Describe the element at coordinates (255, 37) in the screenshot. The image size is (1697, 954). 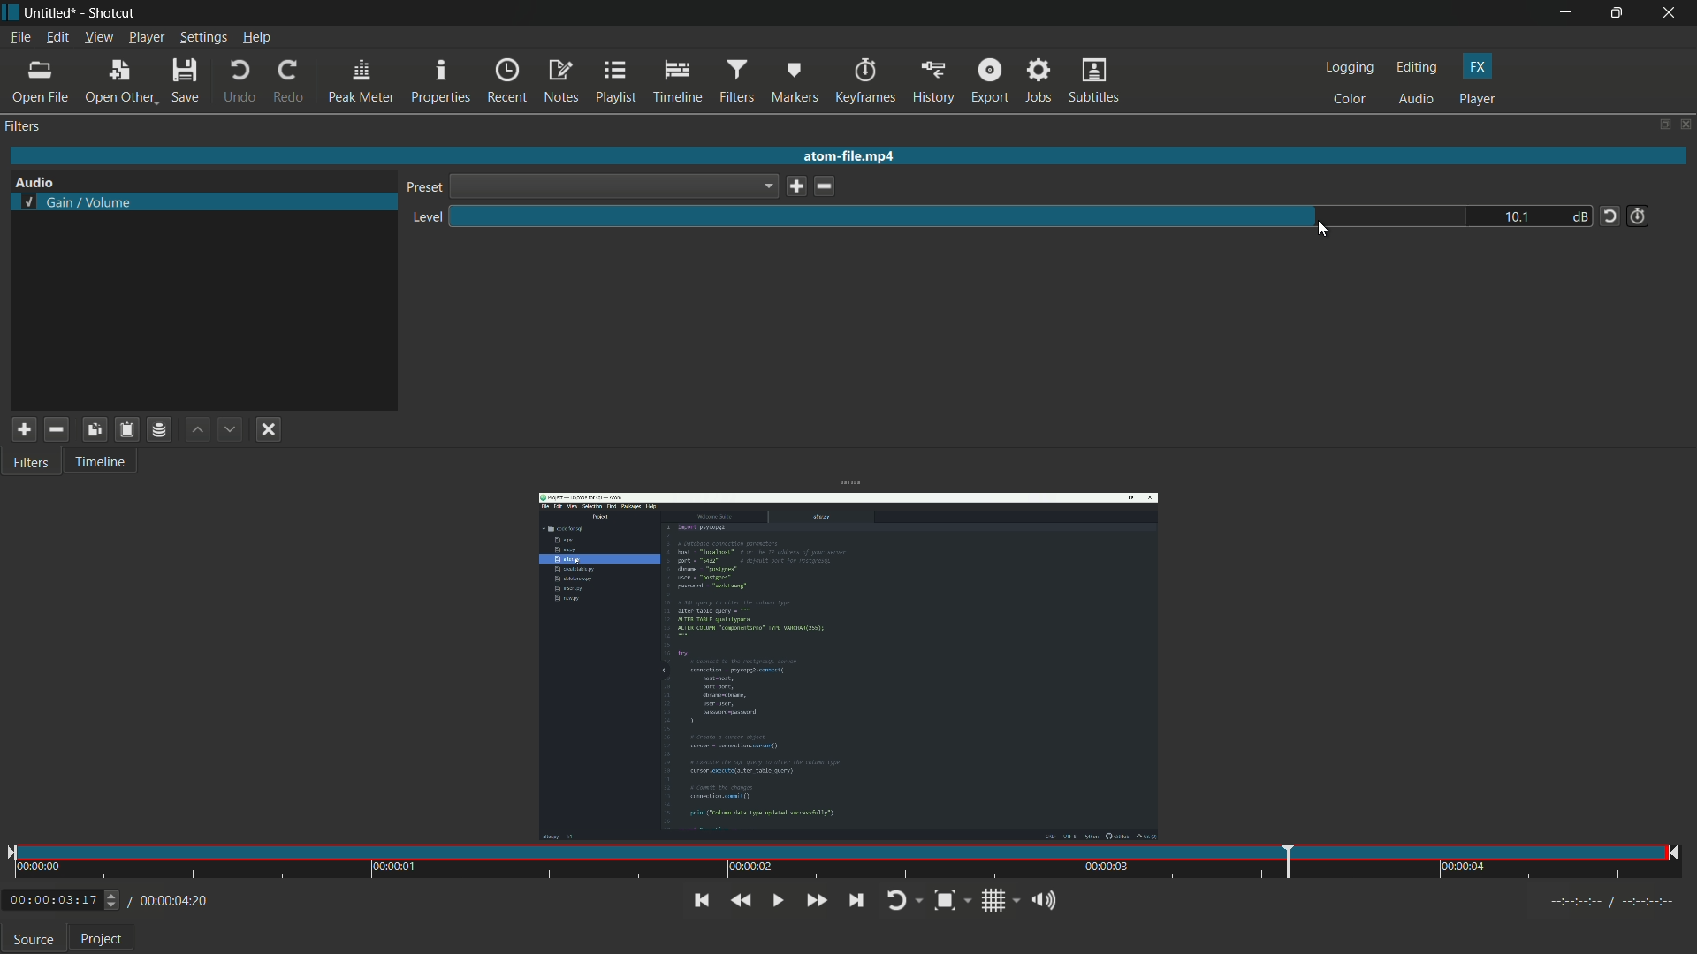
I see `help menu` at that location.